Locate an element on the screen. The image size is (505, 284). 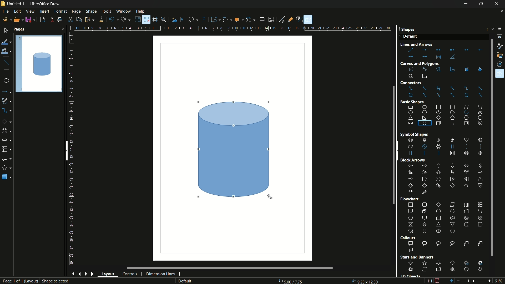
shape menu is located at coordinates (92, 11).